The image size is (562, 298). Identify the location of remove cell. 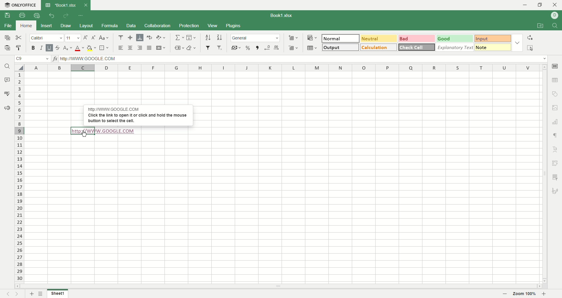
(293, 48).